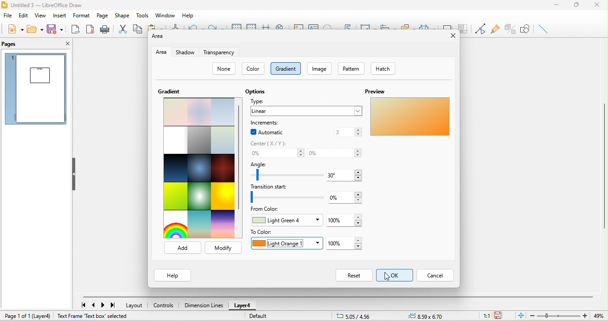 This screenshot has height=321, width=608. What do you see at coordinates (252, 25) in the screenshot?
I see `snap to grids` at bounding box center [252, 25].